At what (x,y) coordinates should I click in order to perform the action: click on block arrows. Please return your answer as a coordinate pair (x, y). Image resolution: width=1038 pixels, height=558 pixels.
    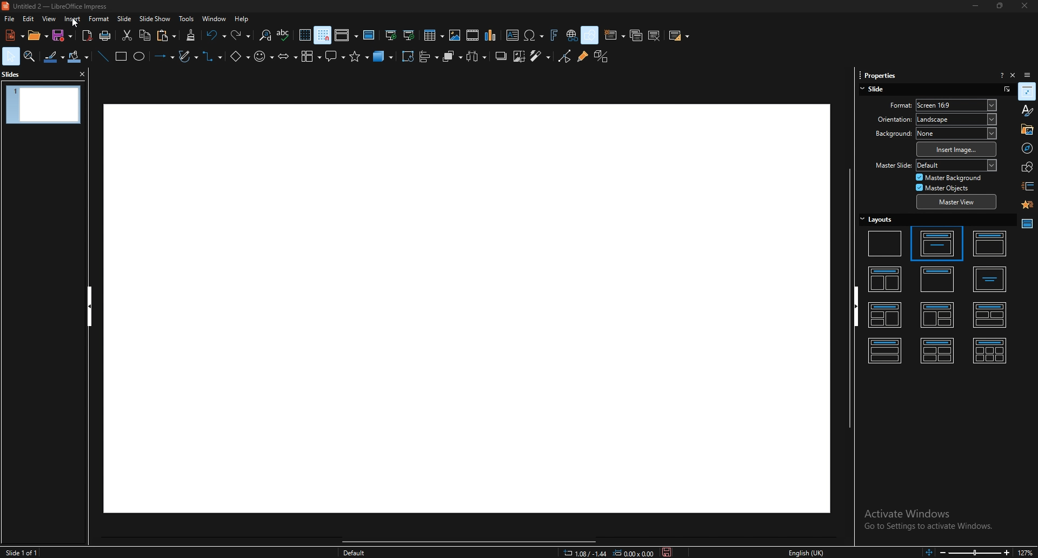
    Looking at the image, I should click on (287, 57).